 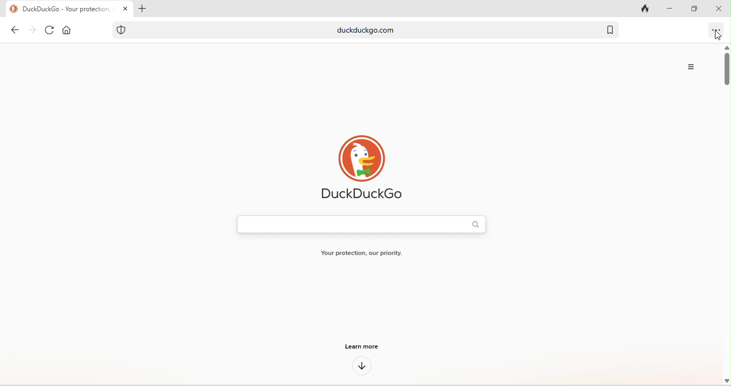 I want to click on search bar, so click(x=363, y=223).